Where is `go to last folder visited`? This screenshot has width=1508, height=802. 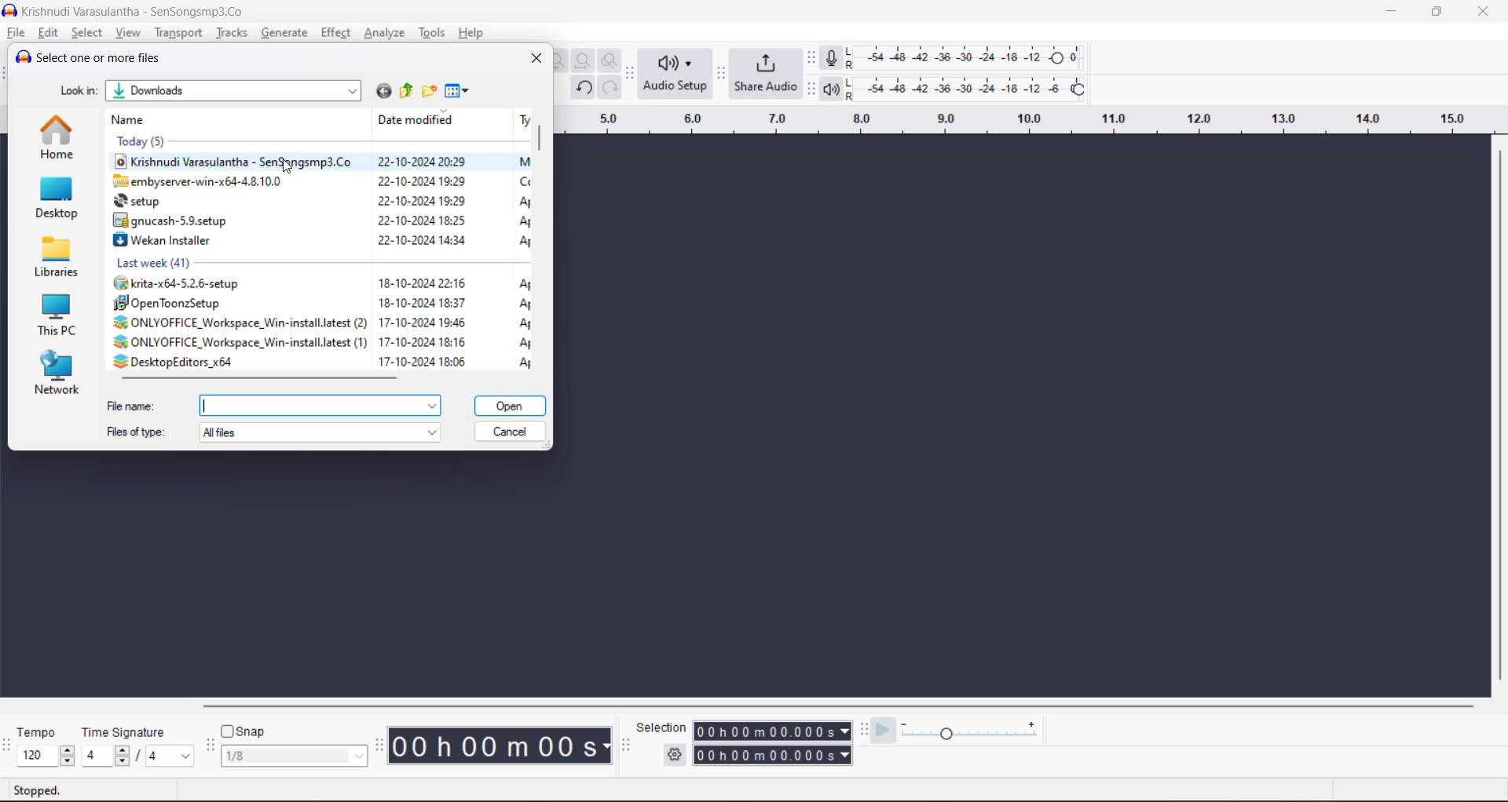
go to last folder visited is located at coordinates (383, 91).